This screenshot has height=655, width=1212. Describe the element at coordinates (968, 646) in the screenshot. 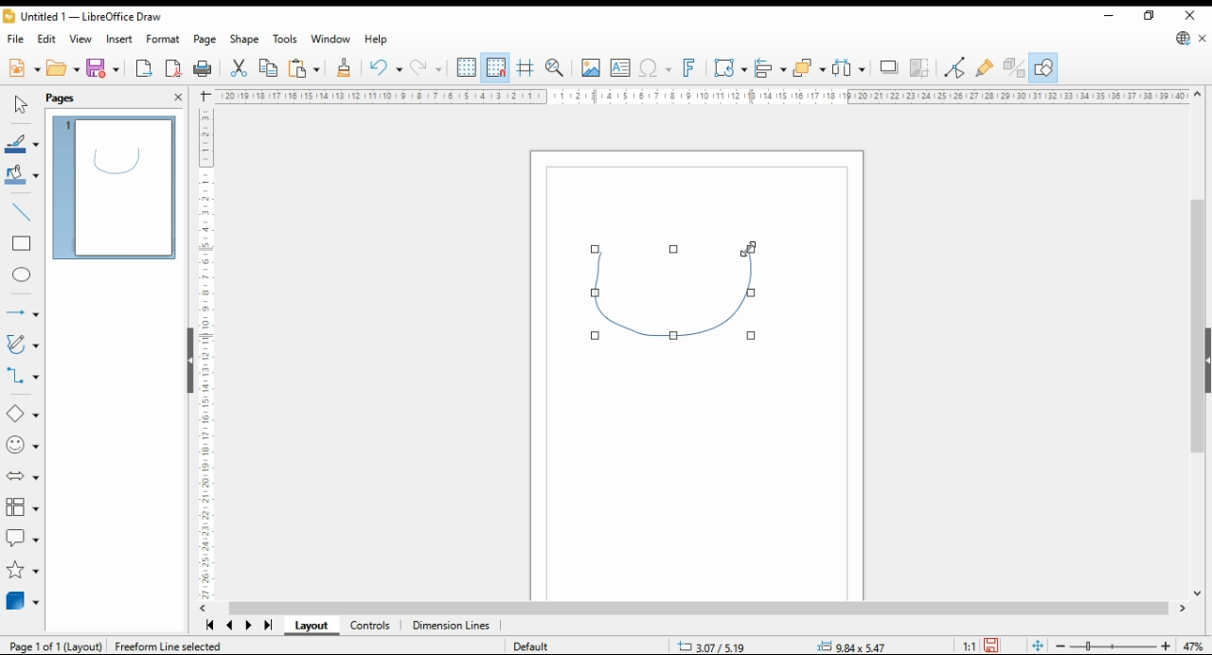

I see `1:1` at that location.